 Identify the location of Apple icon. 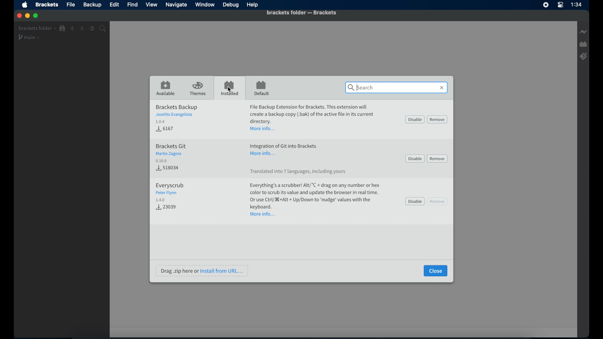
(25, 5).